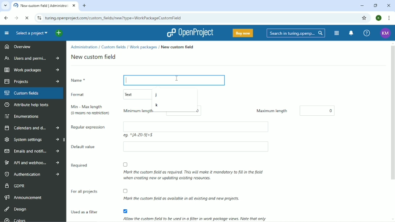 The width and height of the screenshot is (395, 222). What do you see at coordinates (21, 116) in the screenshot?
I see `Enumerations` at bounding box center [21, 116].